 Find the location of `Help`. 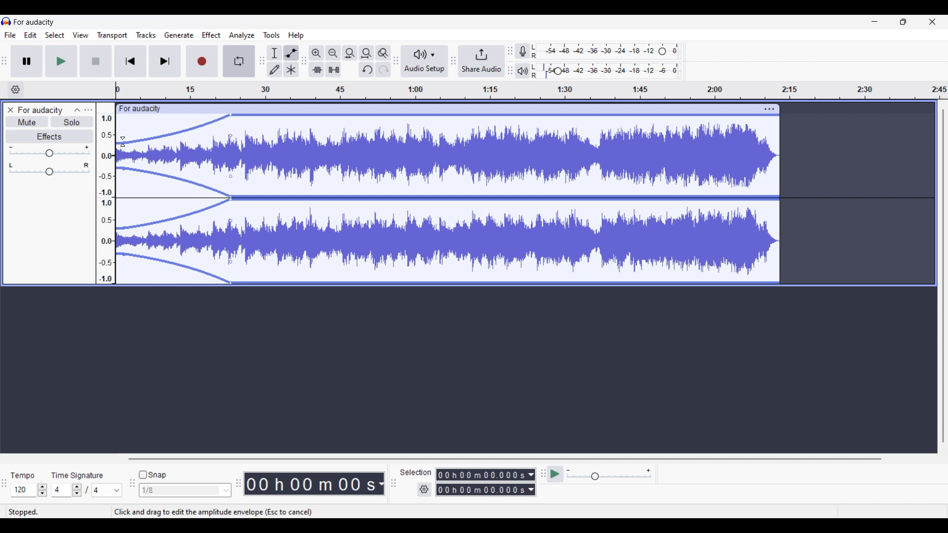

Help is located at coordinates (296, 36).